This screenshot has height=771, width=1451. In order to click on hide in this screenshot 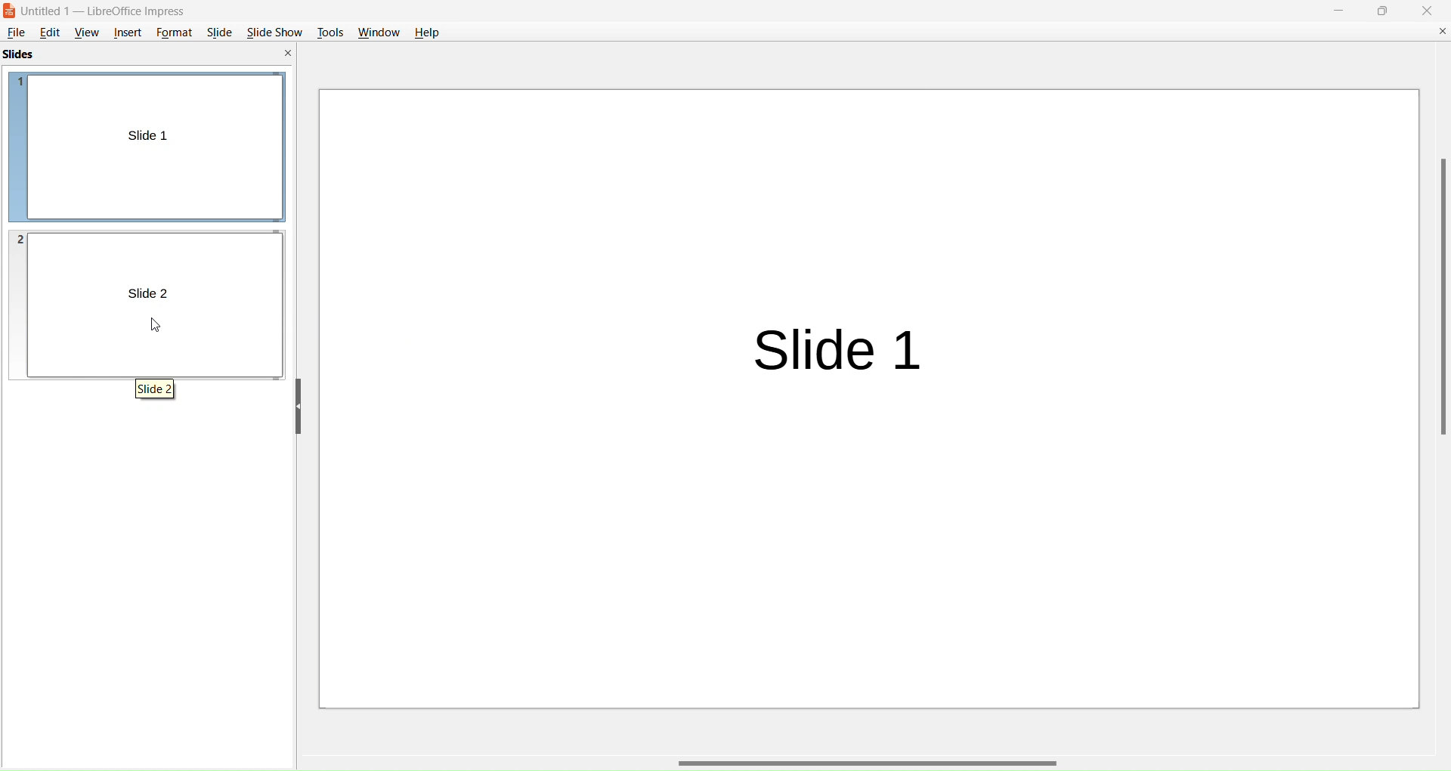, I will do `click(299, 407)`.